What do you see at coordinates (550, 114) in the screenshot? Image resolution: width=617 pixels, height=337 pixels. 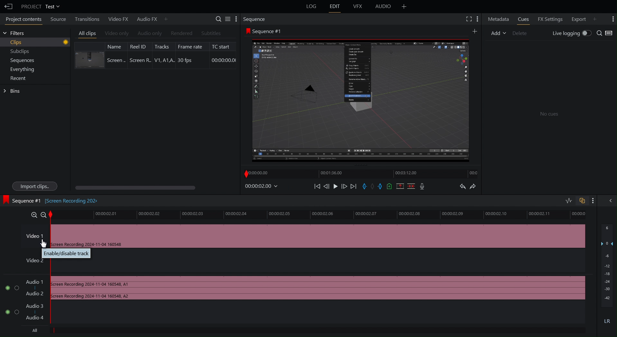 I see `No clues` at bounding box center [550, 114].